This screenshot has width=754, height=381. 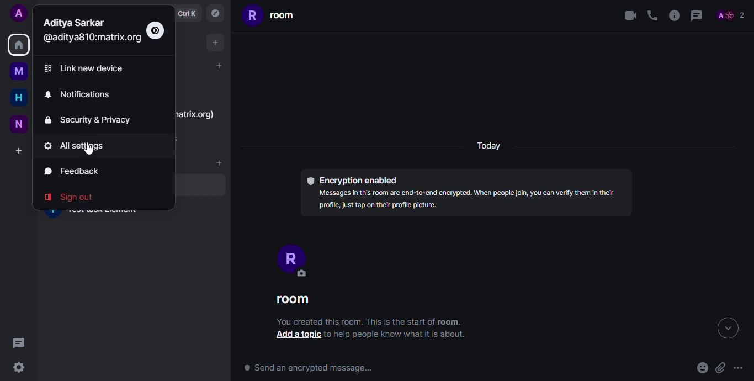 I want to click on profile, so click(x=289, y=258).